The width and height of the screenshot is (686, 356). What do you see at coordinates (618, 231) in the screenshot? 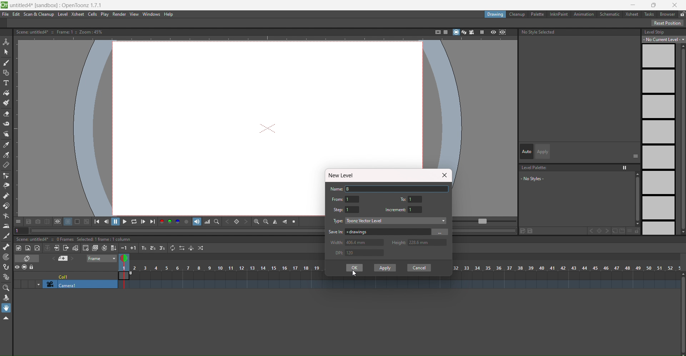
I see `file and folder` at bounding box center [618, 231].